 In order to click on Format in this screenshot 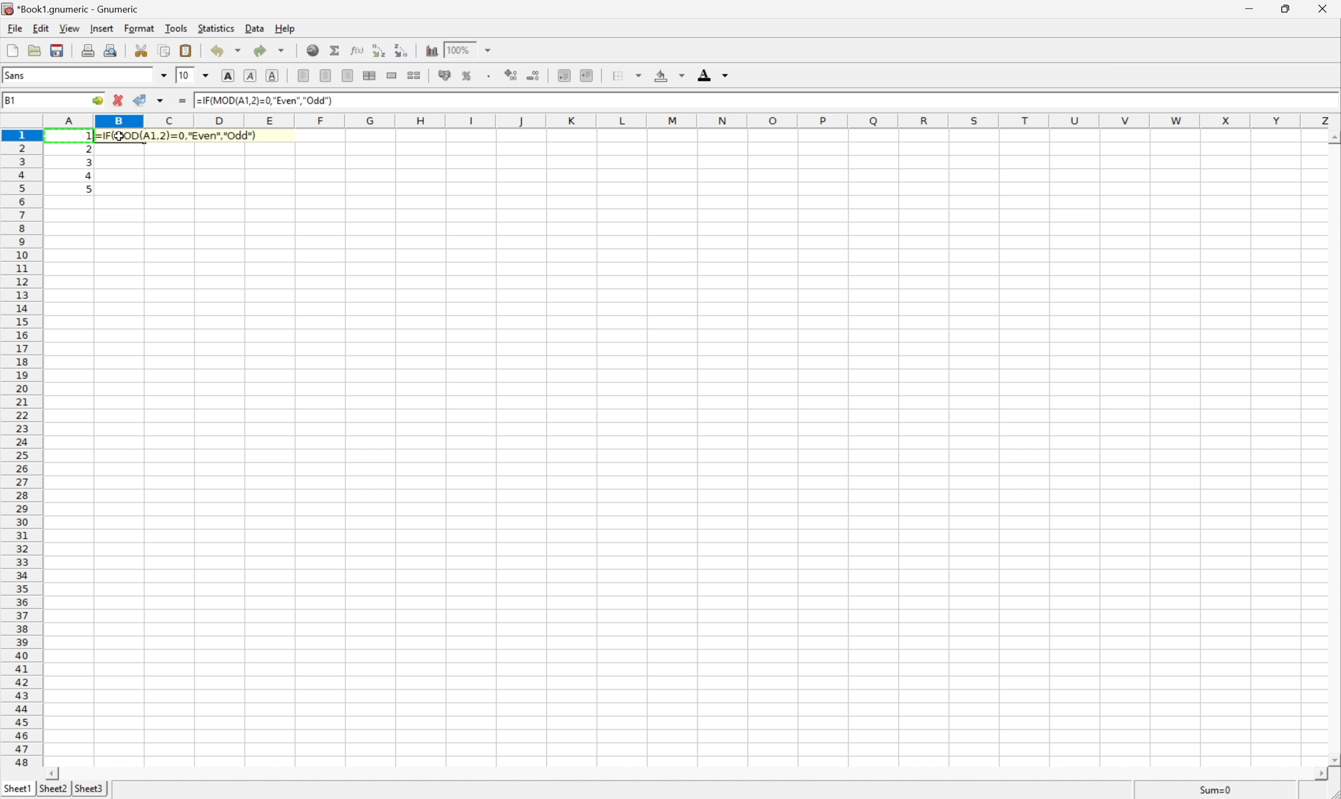, I will do `click(141, 29)`.